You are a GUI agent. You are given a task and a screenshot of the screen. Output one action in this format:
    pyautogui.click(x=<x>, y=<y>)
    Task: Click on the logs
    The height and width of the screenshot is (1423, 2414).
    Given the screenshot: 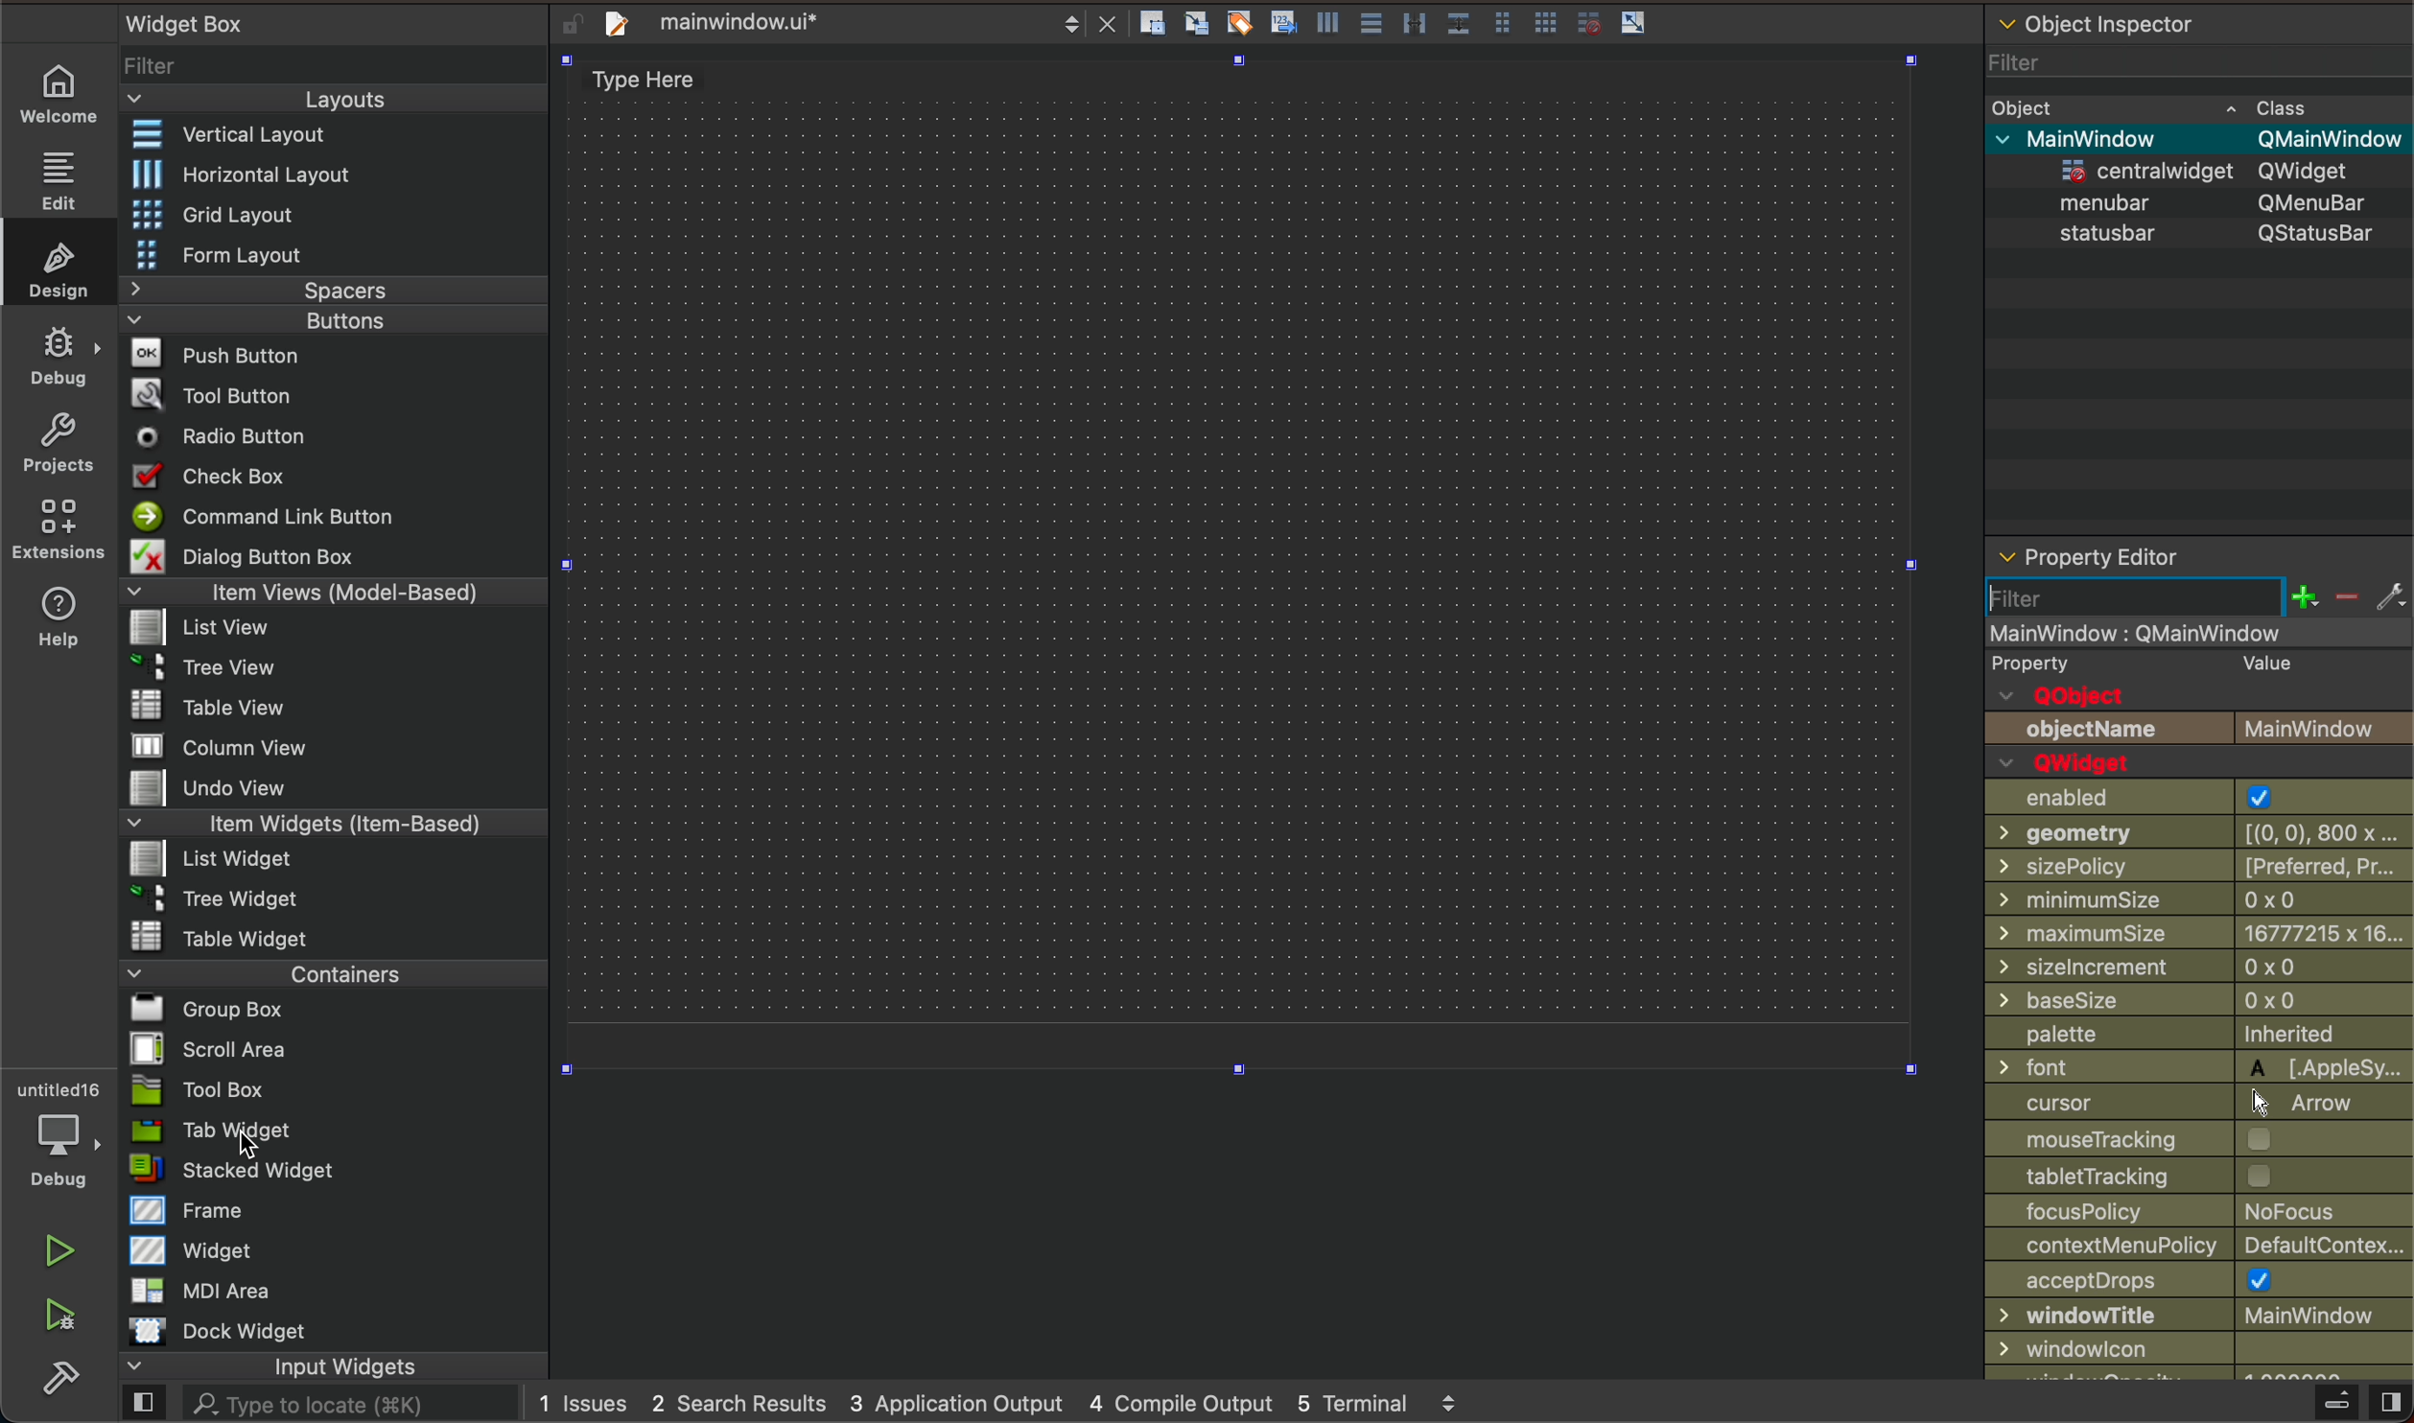 What is the action you would take?
    pyautogui.click(x=1007, y=1402)
    